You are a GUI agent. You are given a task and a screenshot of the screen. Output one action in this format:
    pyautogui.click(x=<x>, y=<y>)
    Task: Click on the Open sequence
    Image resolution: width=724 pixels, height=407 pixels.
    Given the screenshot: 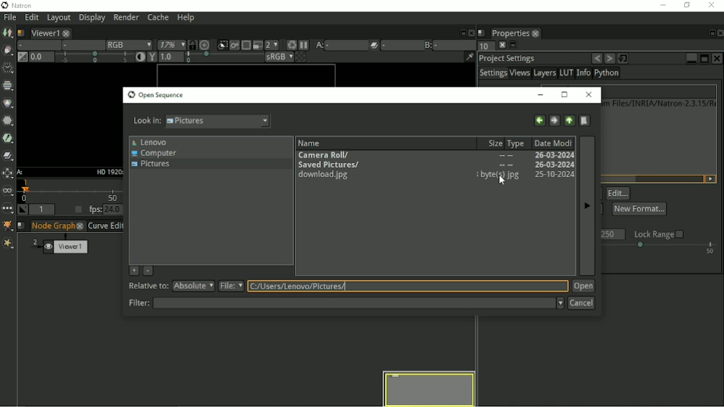 What is the action you would take?
    pyautogui.click(x=156, y=95)
    